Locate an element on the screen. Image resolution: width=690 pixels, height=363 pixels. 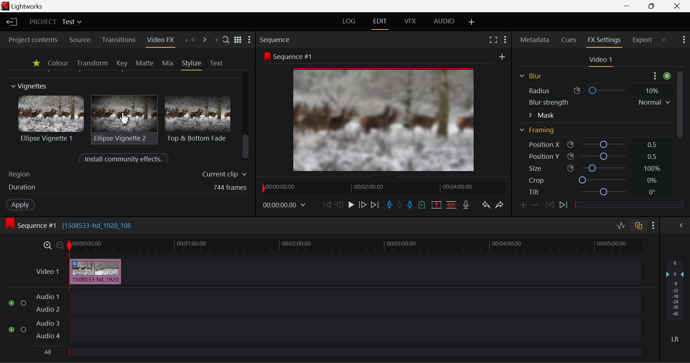
Full Screen is located at coordinates (493, 40).